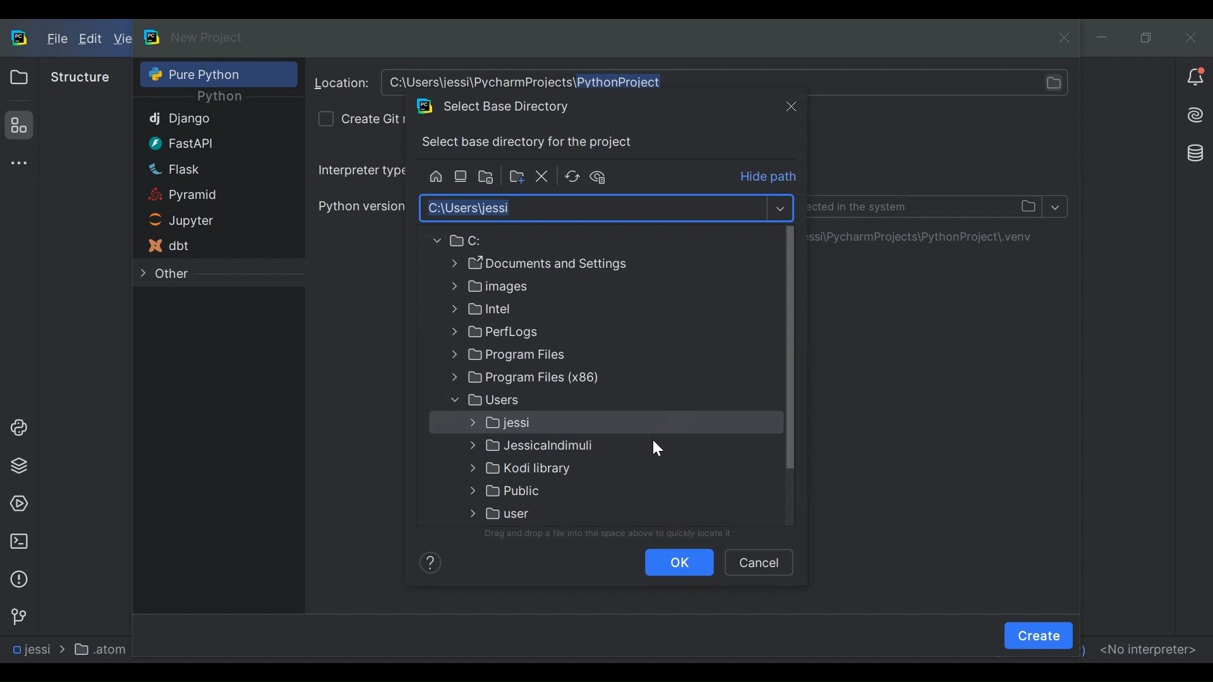  I want to click on Close, so click(1190, 37).